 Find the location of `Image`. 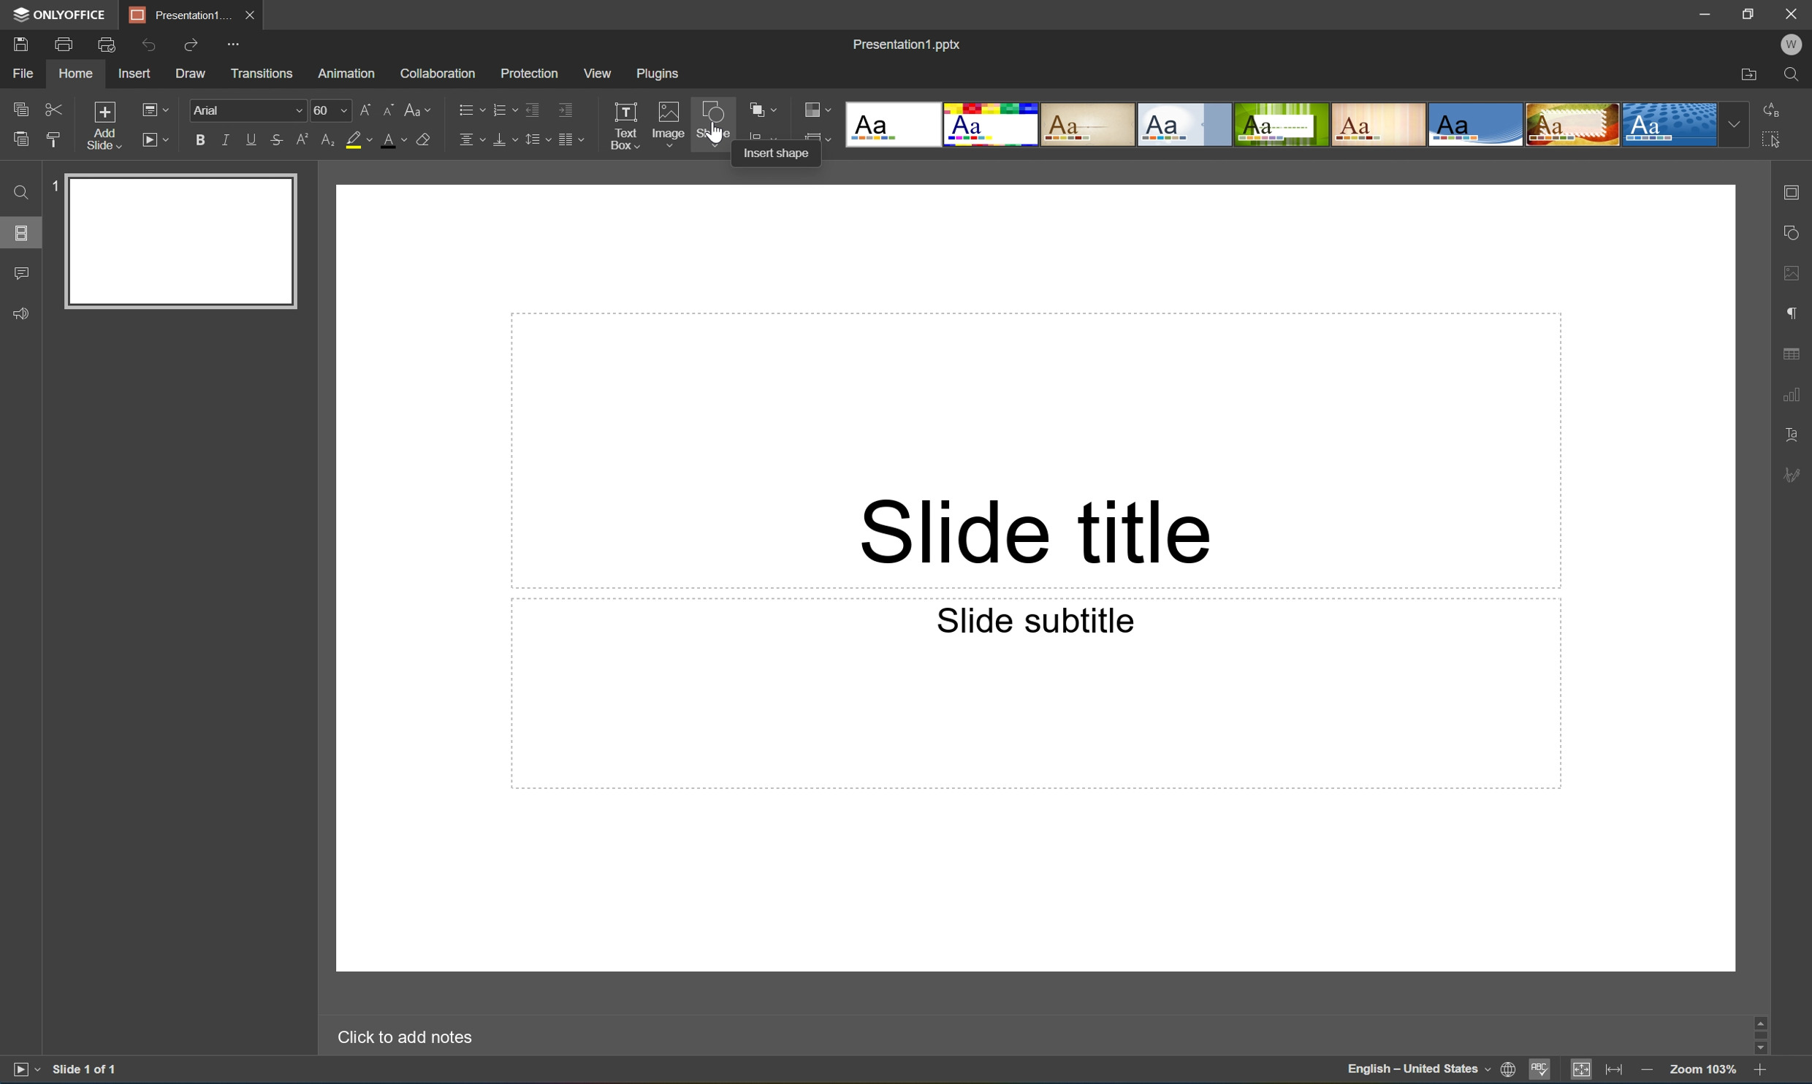

Image is located at coordinates (665, 121).